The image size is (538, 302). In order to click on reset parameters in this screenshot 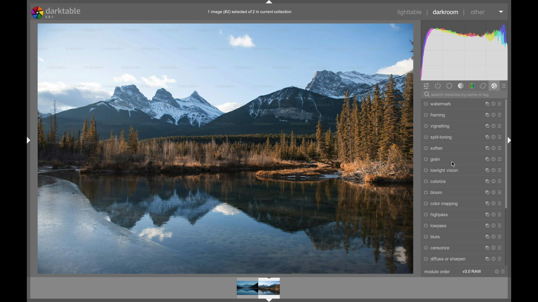, I will do `click(493, 159)`.